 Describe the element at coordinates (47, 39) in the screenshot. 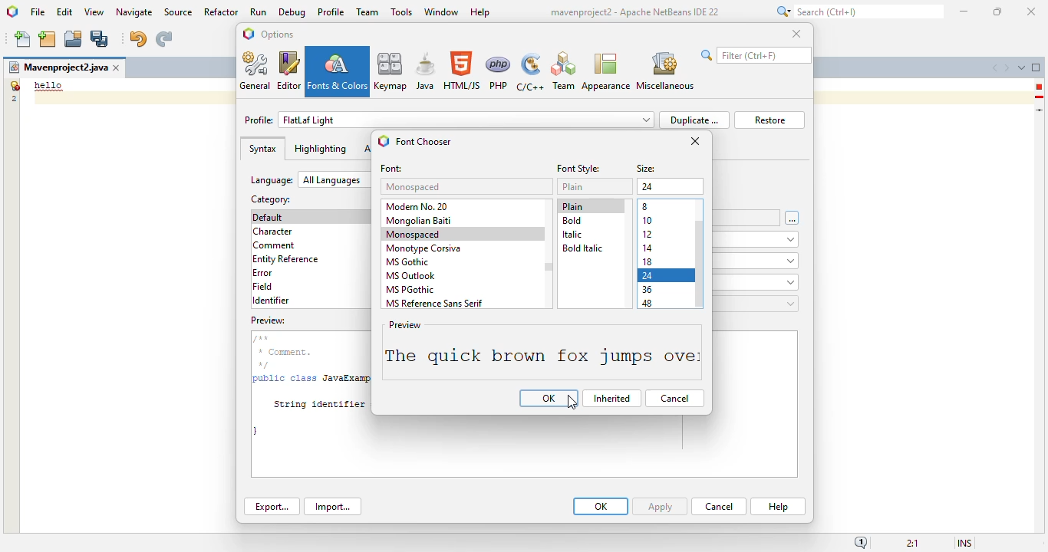

I see `new project` at that location.